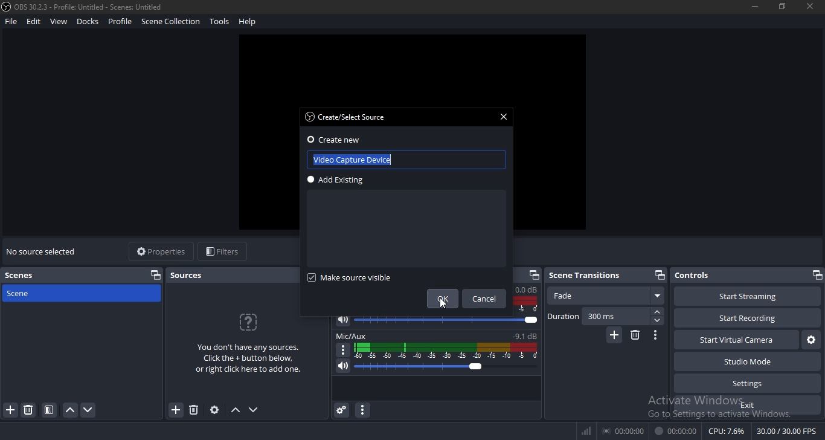 This screenshot has height=440, width=825. I want to click on create new, so click(336, 140).